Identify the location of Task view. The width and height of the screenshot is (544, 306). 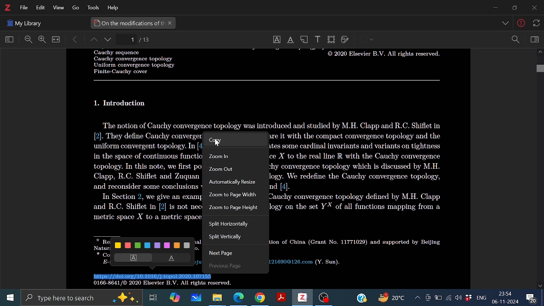
(153, 297).